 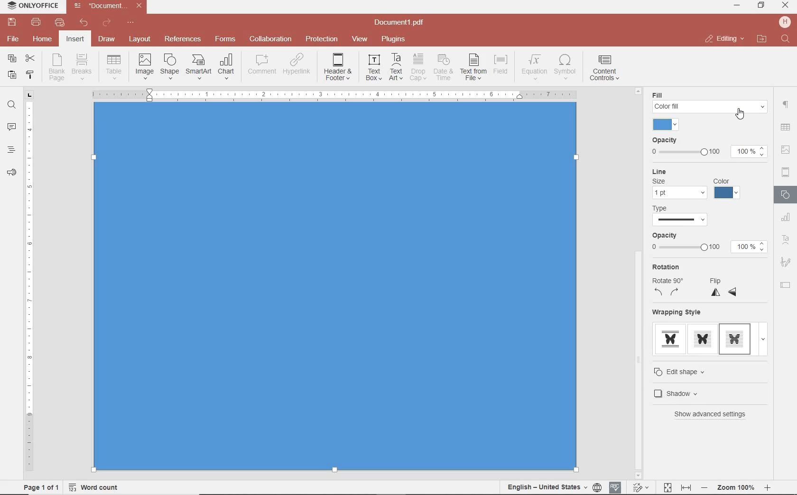 What do you see at coordinates (297, 66) in the screenshot?
I see `ADD HYPERLINK` at bounding box center [297, 66].